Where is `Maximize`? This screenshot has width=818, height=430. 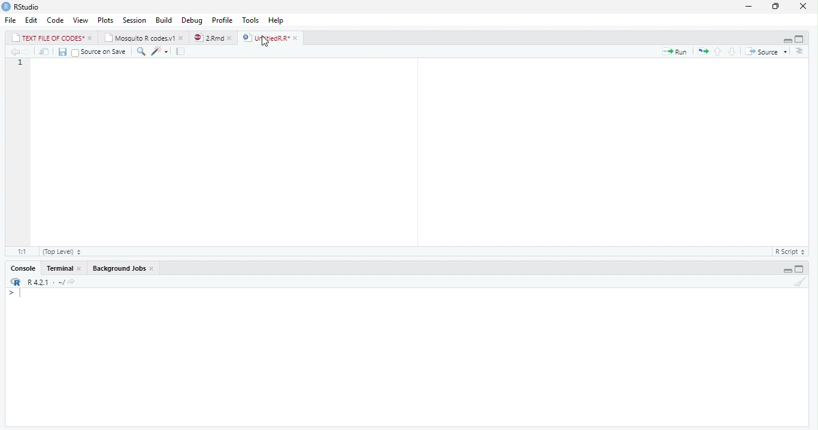
Maximize is located at coordinates (776, 7).